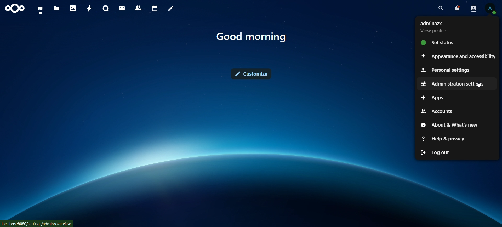 Image resolution: width=502 pixels, height=227 pixels. Describe the element at coordinates (478, 84) in the screenshot. I see `cursor` at that location.